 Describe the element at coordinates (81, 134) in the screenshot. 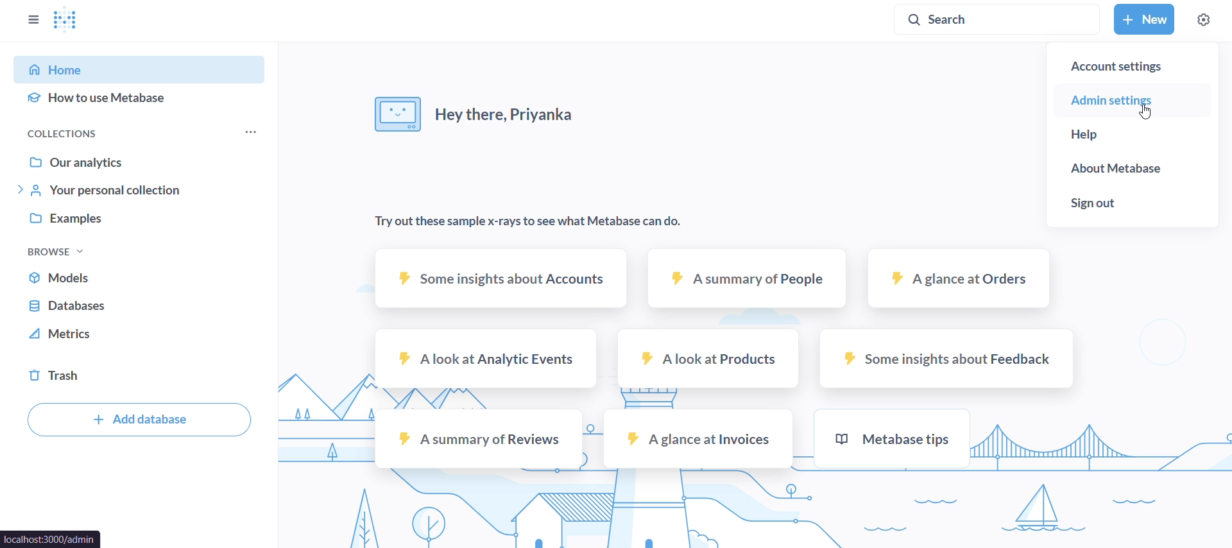

I see `collections` at that location.